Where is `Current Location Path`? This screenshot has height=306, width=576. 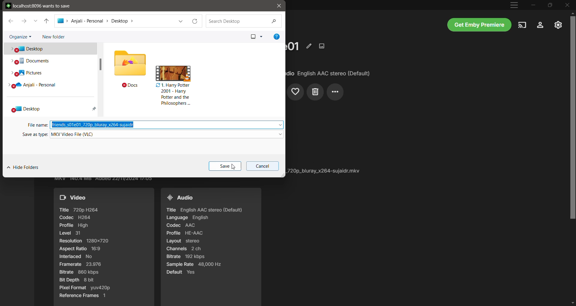
Current Location Path is located at coordinates (100, 21).